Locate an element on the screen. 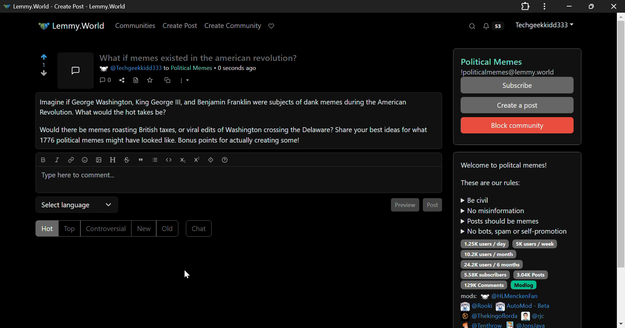 This screenshot has height=328, width=625. Post Options is located at coordinates (188, 82).